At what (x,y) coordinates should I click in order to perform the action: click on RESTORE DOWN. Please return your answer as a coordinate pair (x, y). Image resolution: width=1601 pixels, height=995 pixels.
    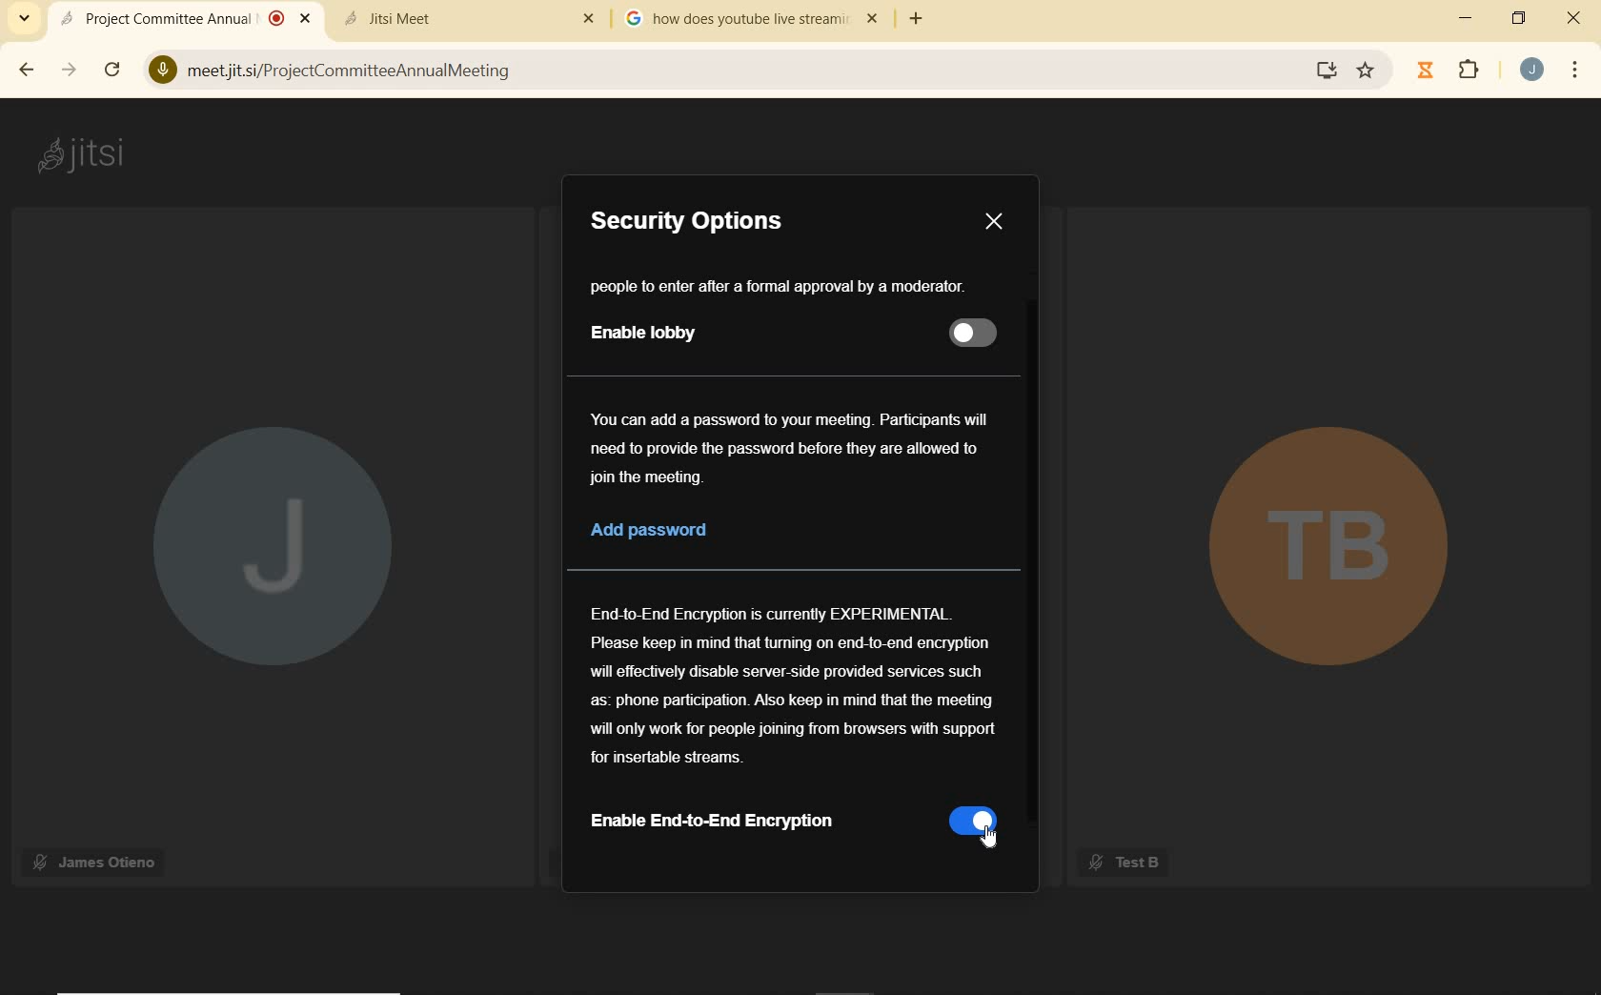
    Looking at the image, I should click on (1518, 18).